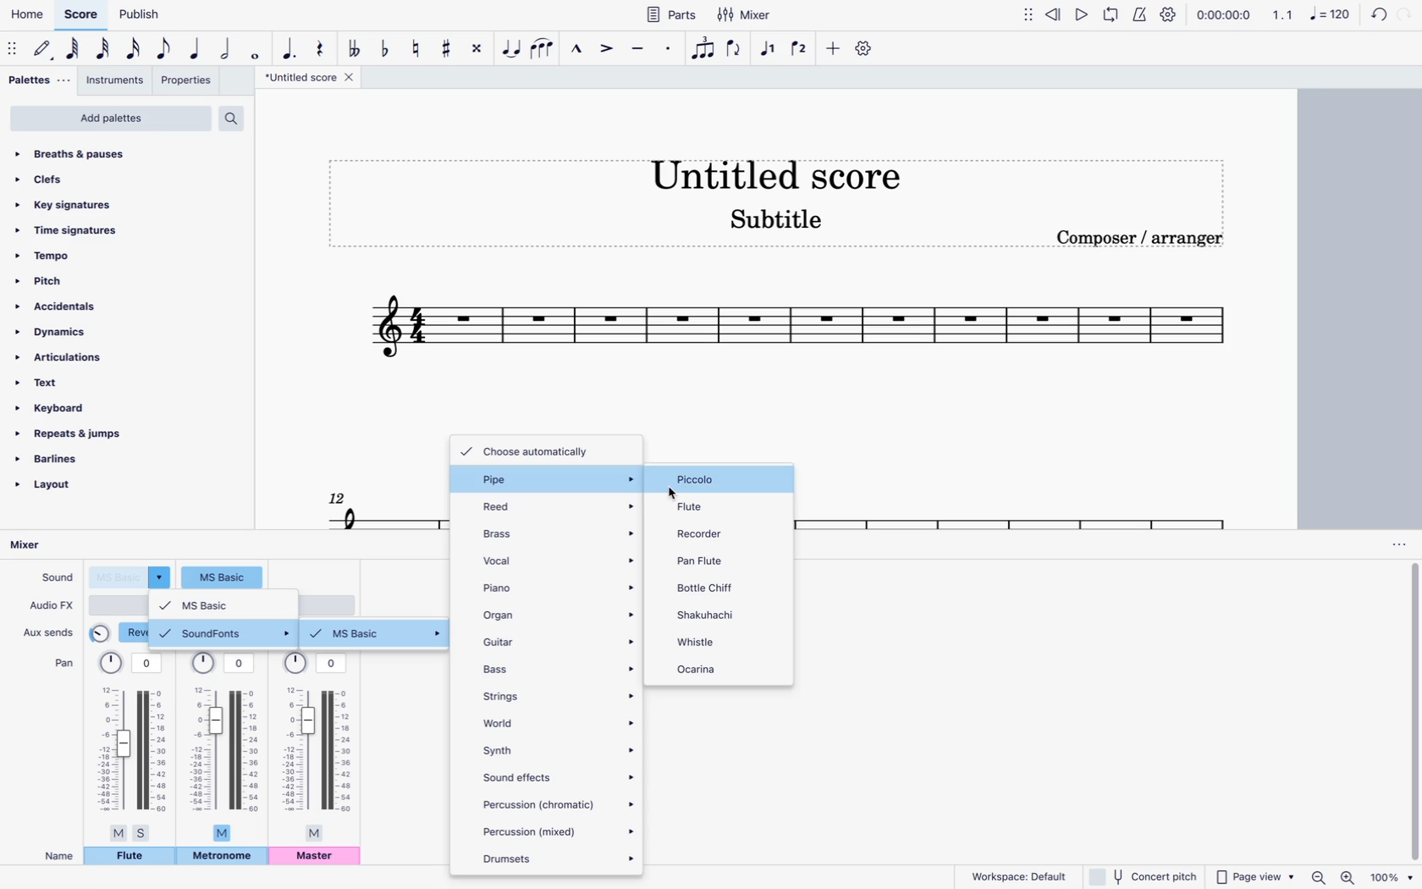  Describe the element at coordinates (1083, 14) in the screenshot. I see `play` at that location.